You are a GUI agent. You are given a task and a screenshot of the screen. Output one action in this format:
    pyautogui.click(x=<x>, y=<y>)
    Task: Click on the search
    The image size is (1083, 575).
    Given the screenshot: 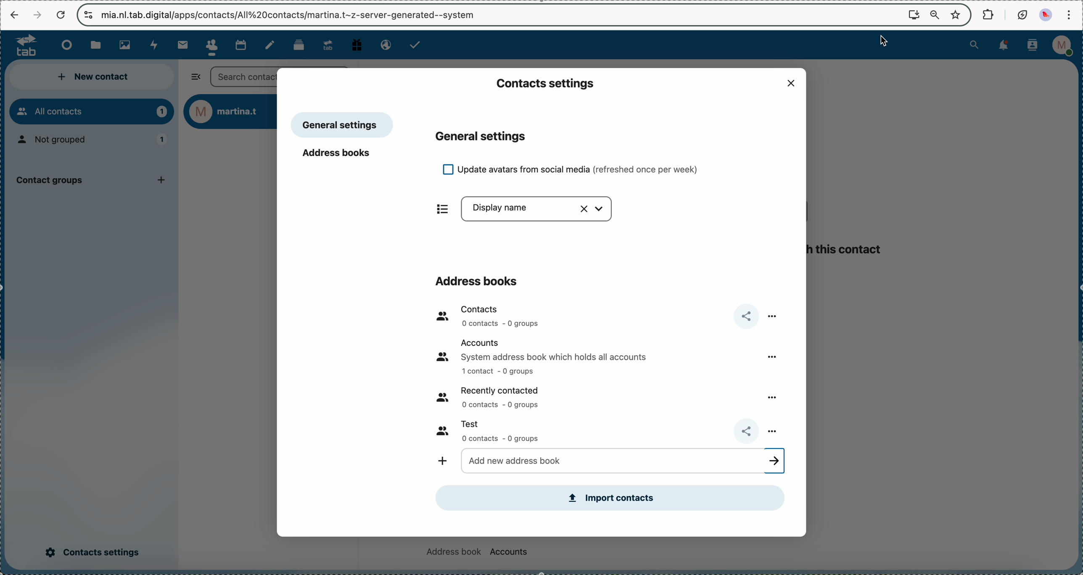 What is the action you would take?
    pyautogui.click(x=975, y=45)
    